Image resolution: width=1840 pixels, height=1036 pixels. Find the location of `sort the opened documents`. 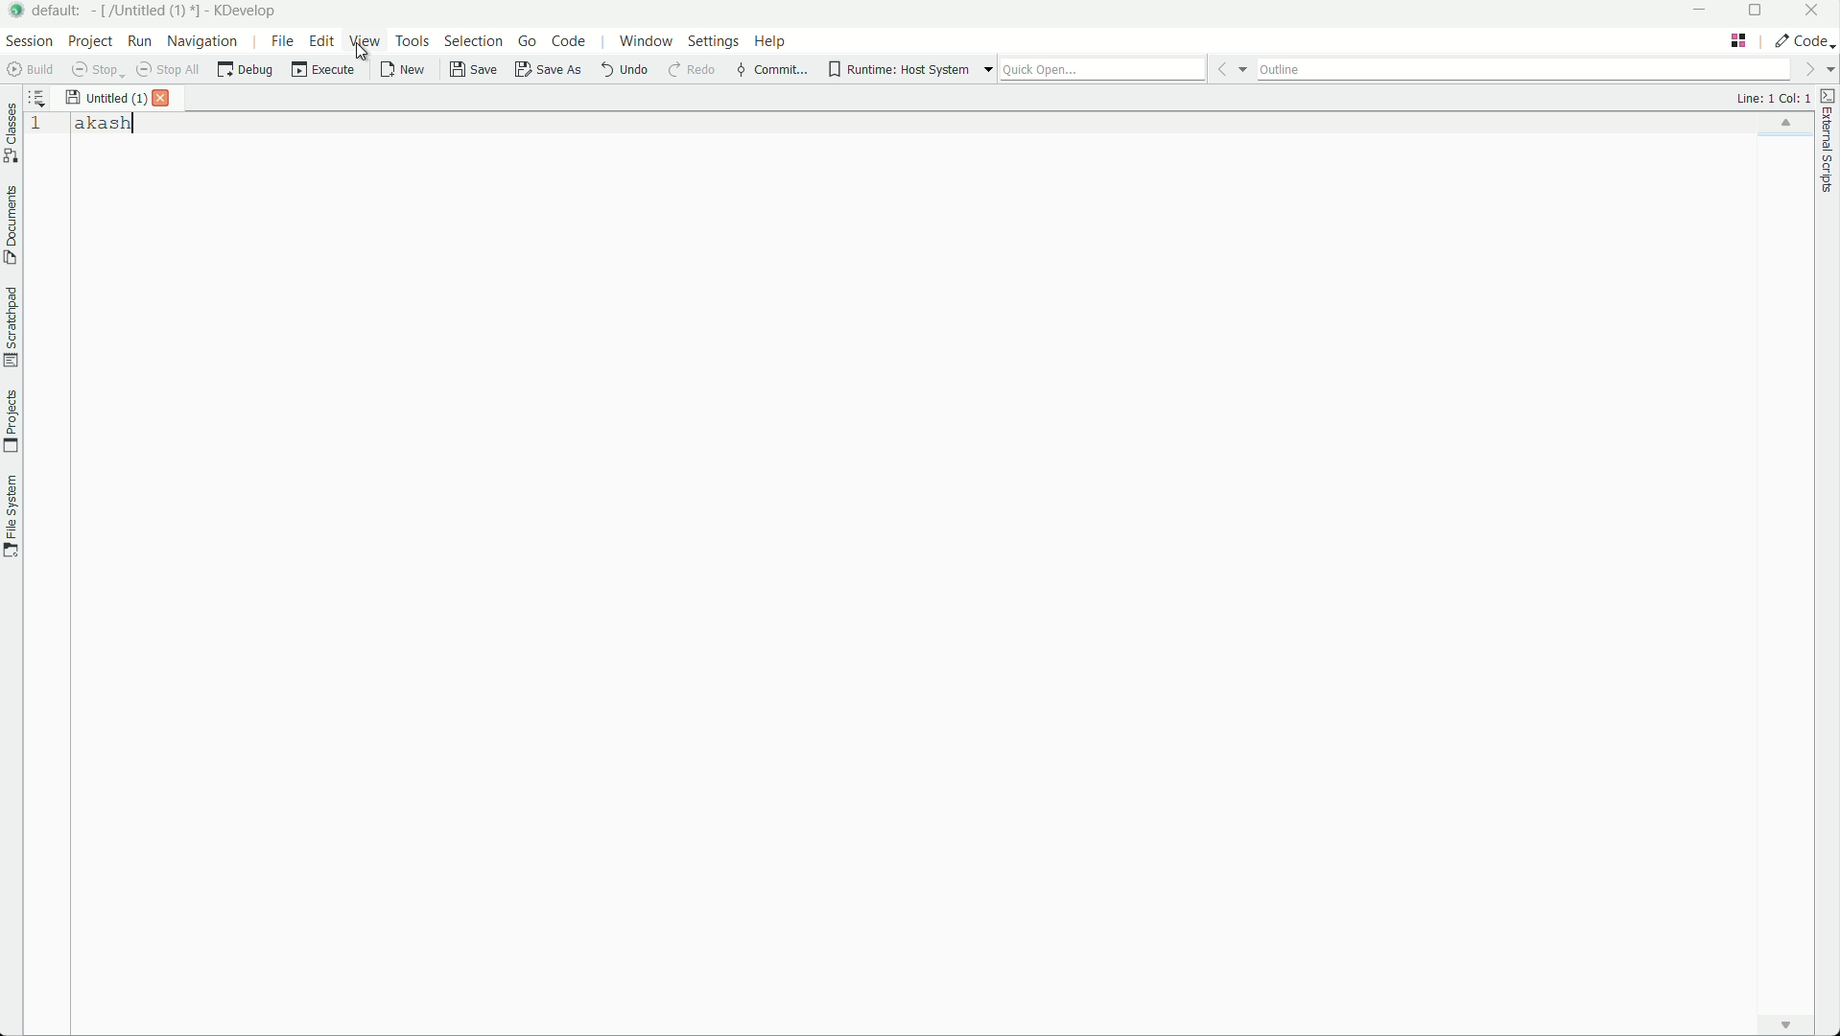

sort the opened documents is located at coordinates (38, 97).